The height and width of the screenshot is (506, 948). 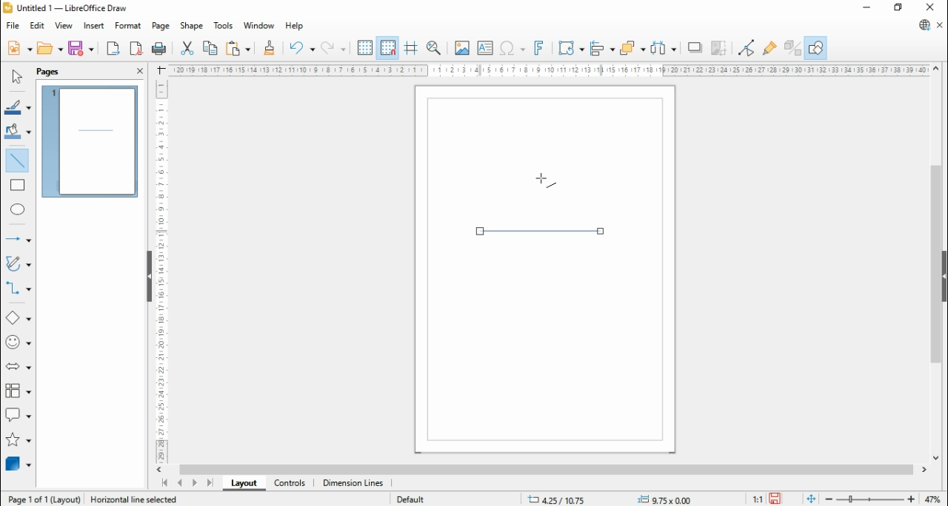 What do you see at coordinates (210, 482) in the screenshot?
I see `last page` at bounding box center [210, 482].